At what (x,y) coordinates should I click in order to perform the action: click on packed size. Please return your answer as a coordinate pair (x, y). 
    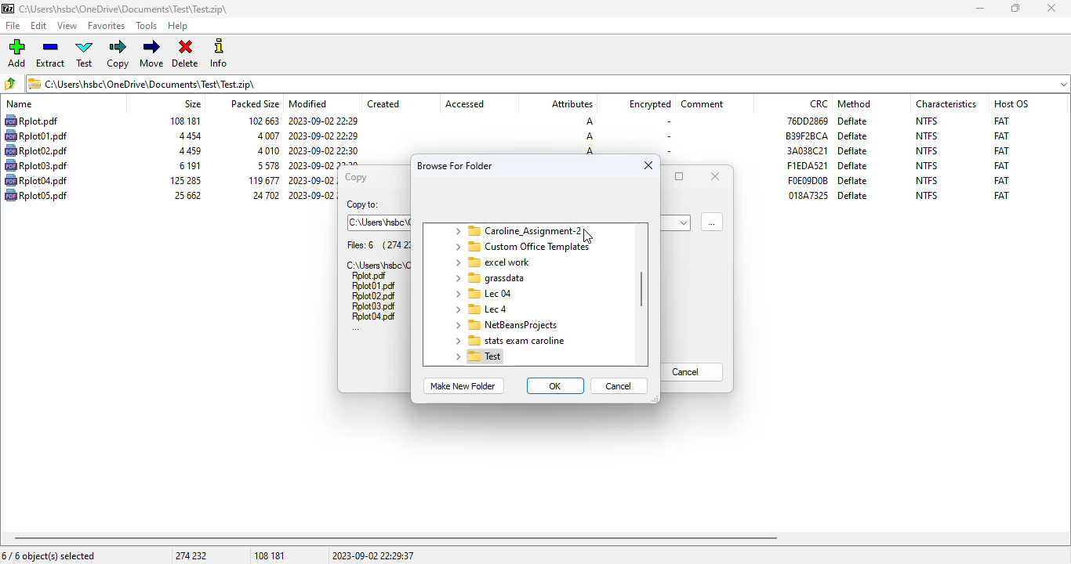
    Looking at the image, I should click on (267, 150).